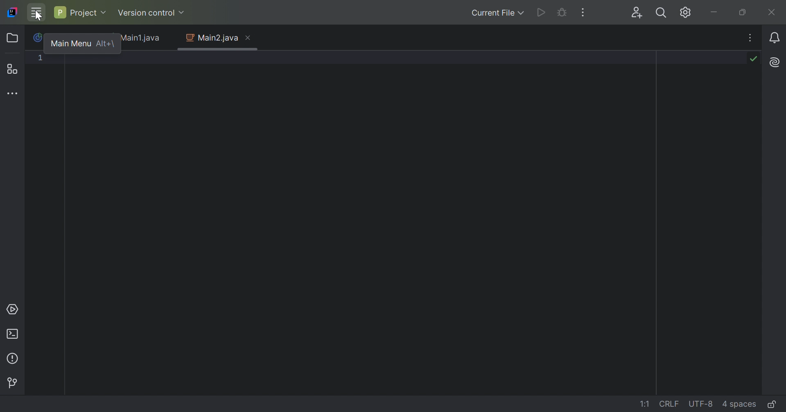 The width and height of the screenshot is (786, 412). Describe the element at coordinates (70, 42) in the screenshot. I see `Main Menu` at that location.